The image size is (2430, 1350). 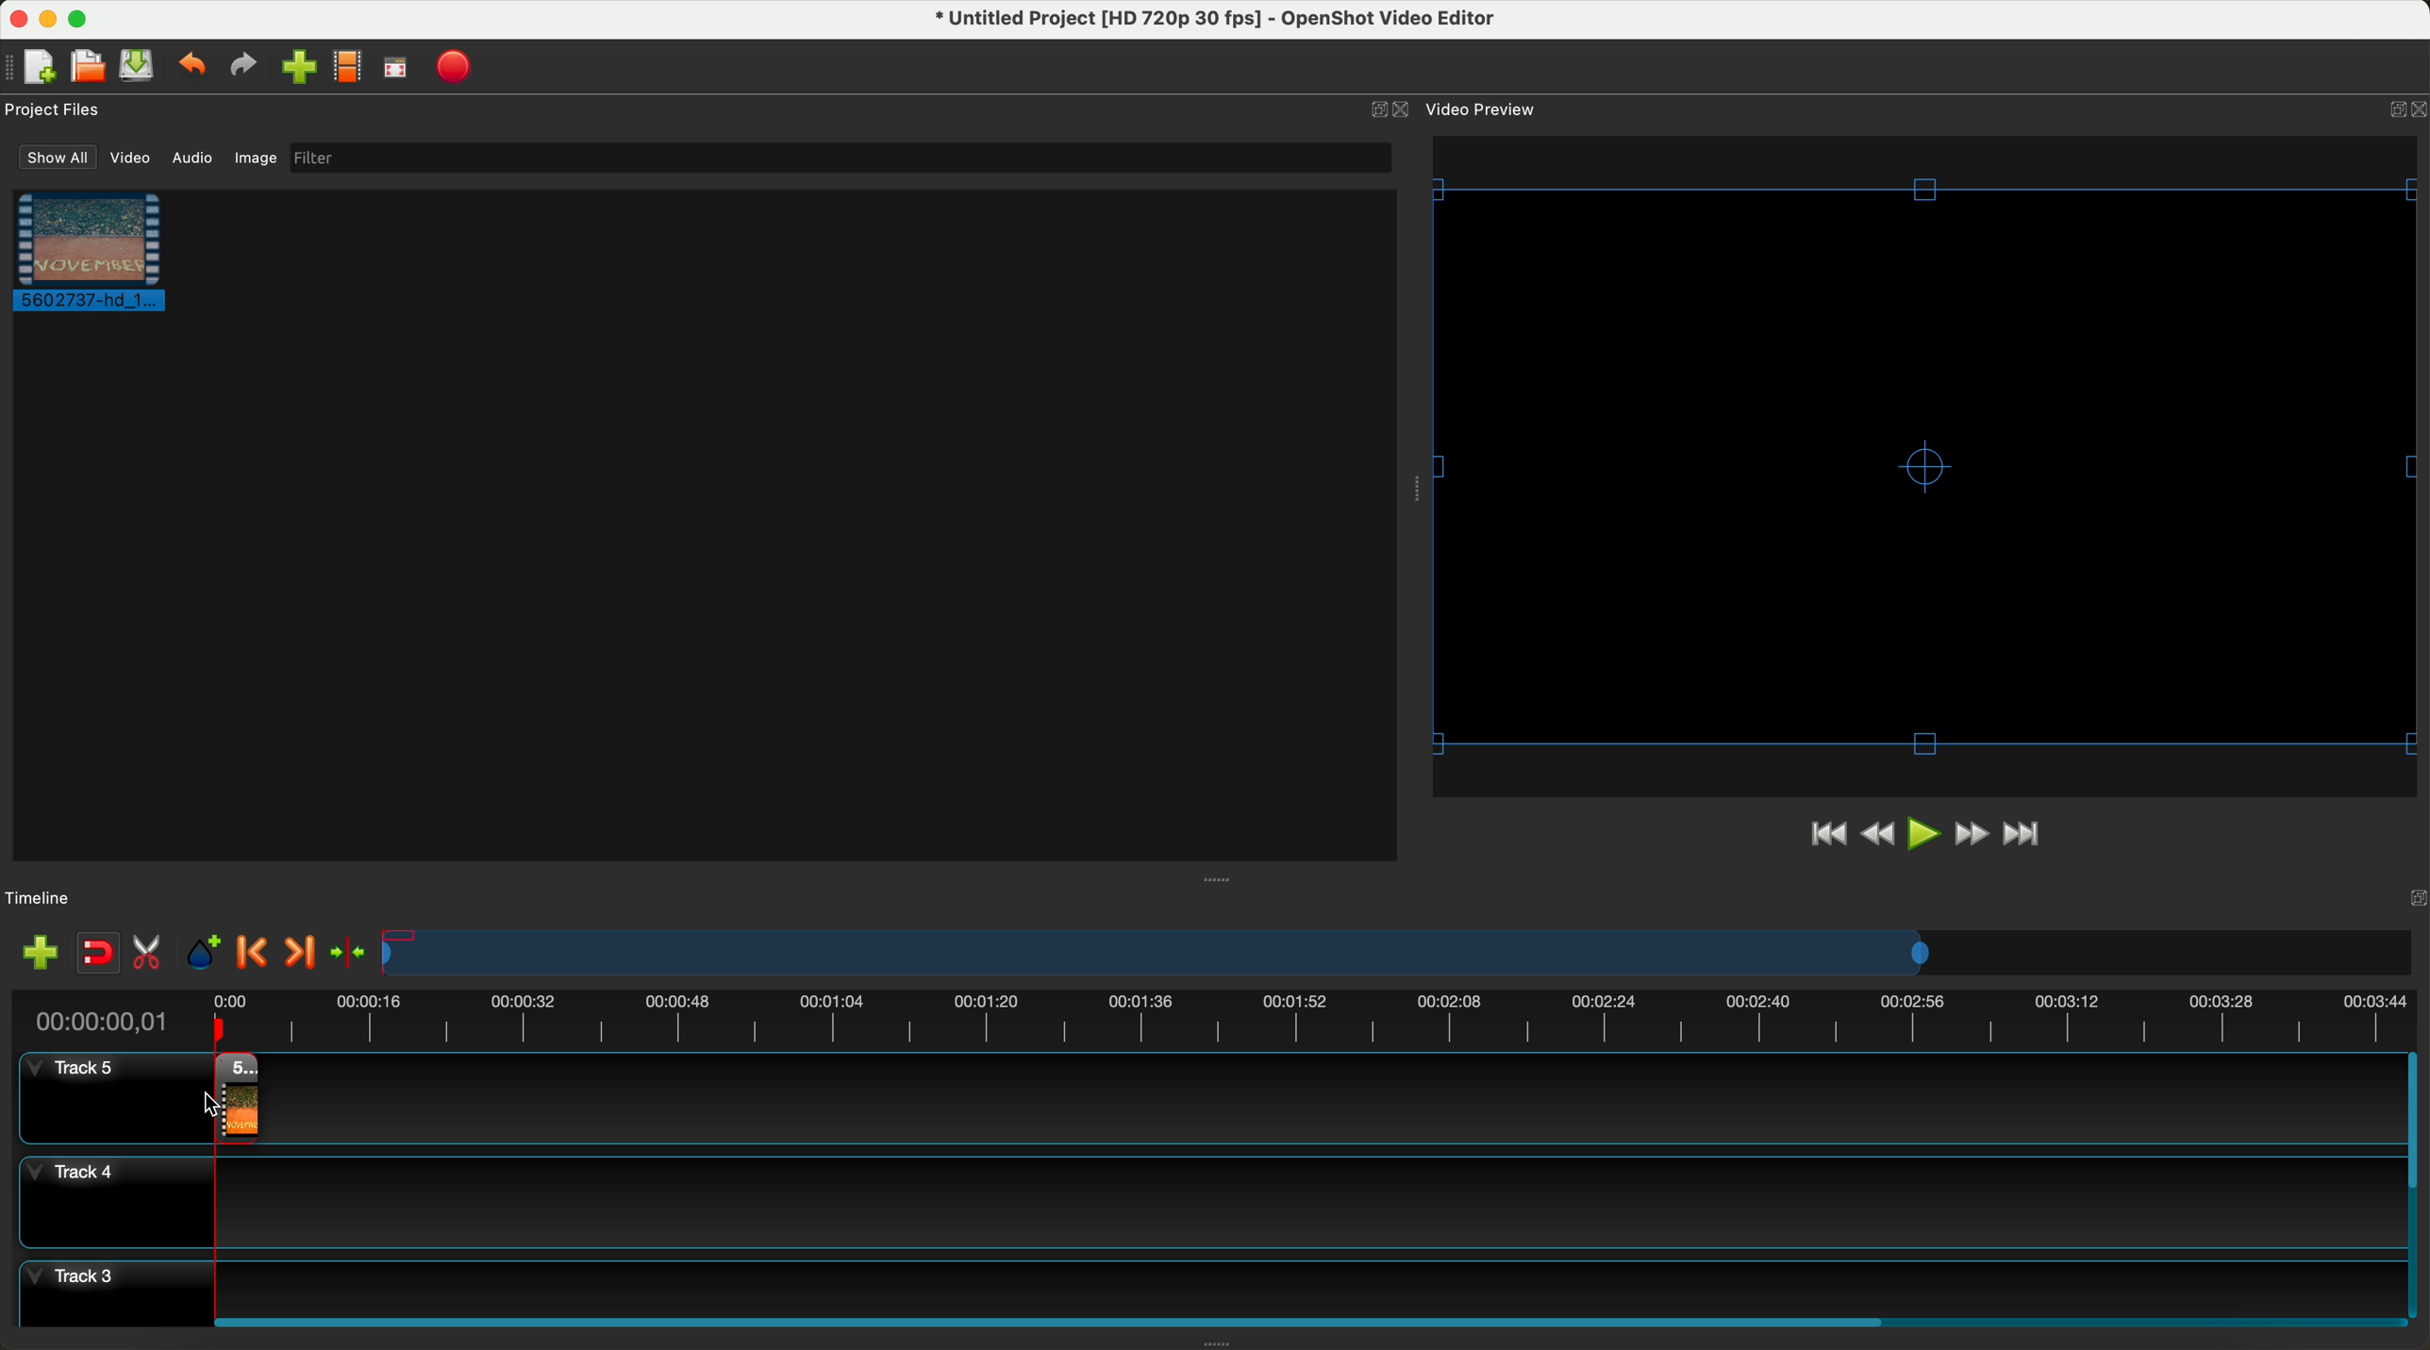 I want to click on open project, so click(x=87, y=62).